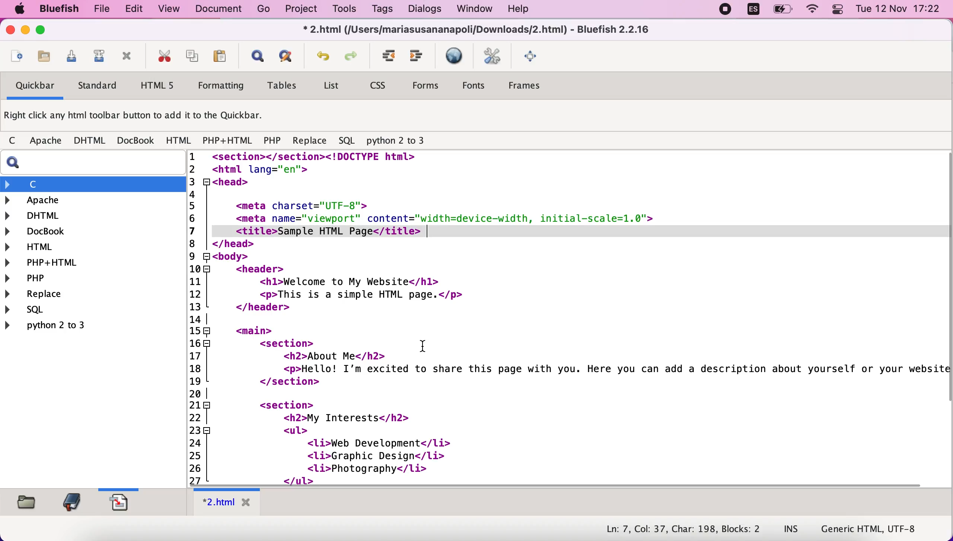 The height and width of the screenshot is (541, 953). I want to click on Ln: 7, Col: 37, Char: 198, Blocks: 2, so click(681, 528).